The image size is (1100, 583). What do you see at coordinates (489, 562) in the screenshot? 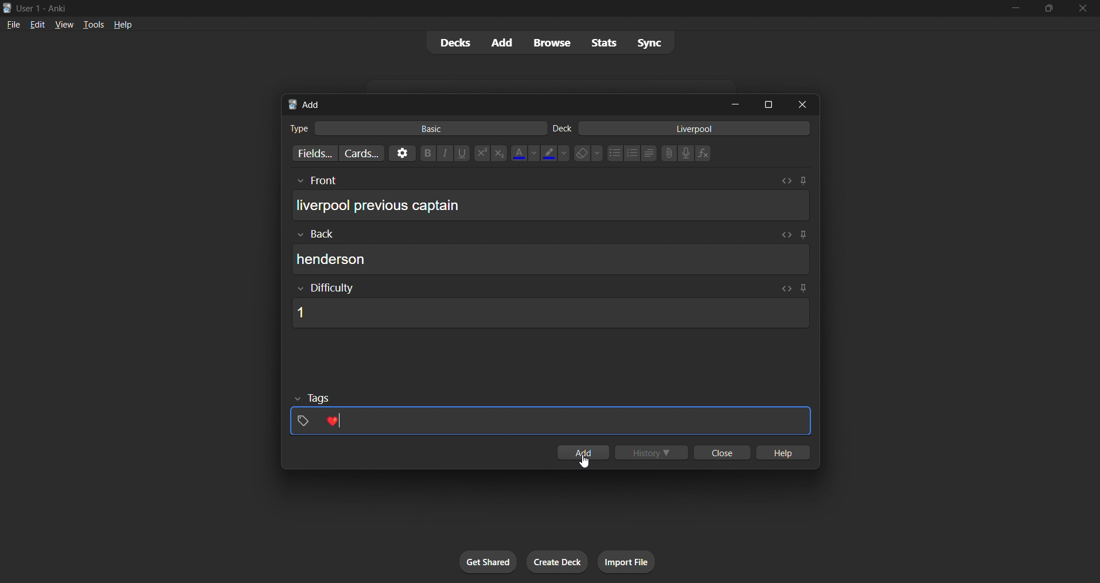
I see `get shared` at bounding box center [489, 562].